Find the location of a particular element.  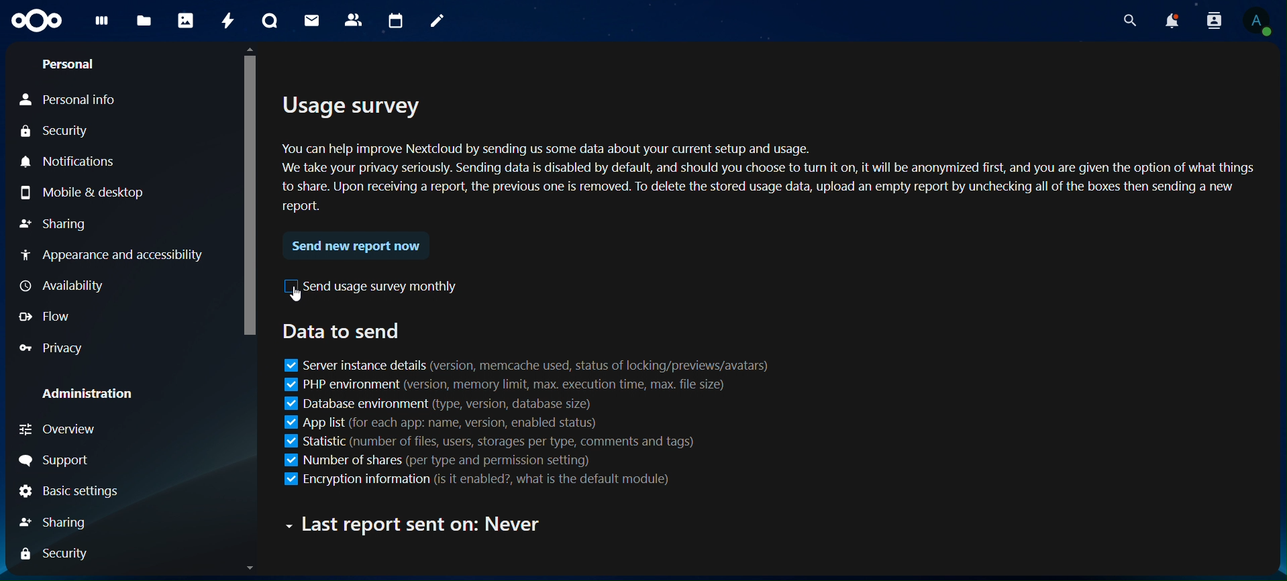

Appearance and accessibility is located at coordinates (111, 256).